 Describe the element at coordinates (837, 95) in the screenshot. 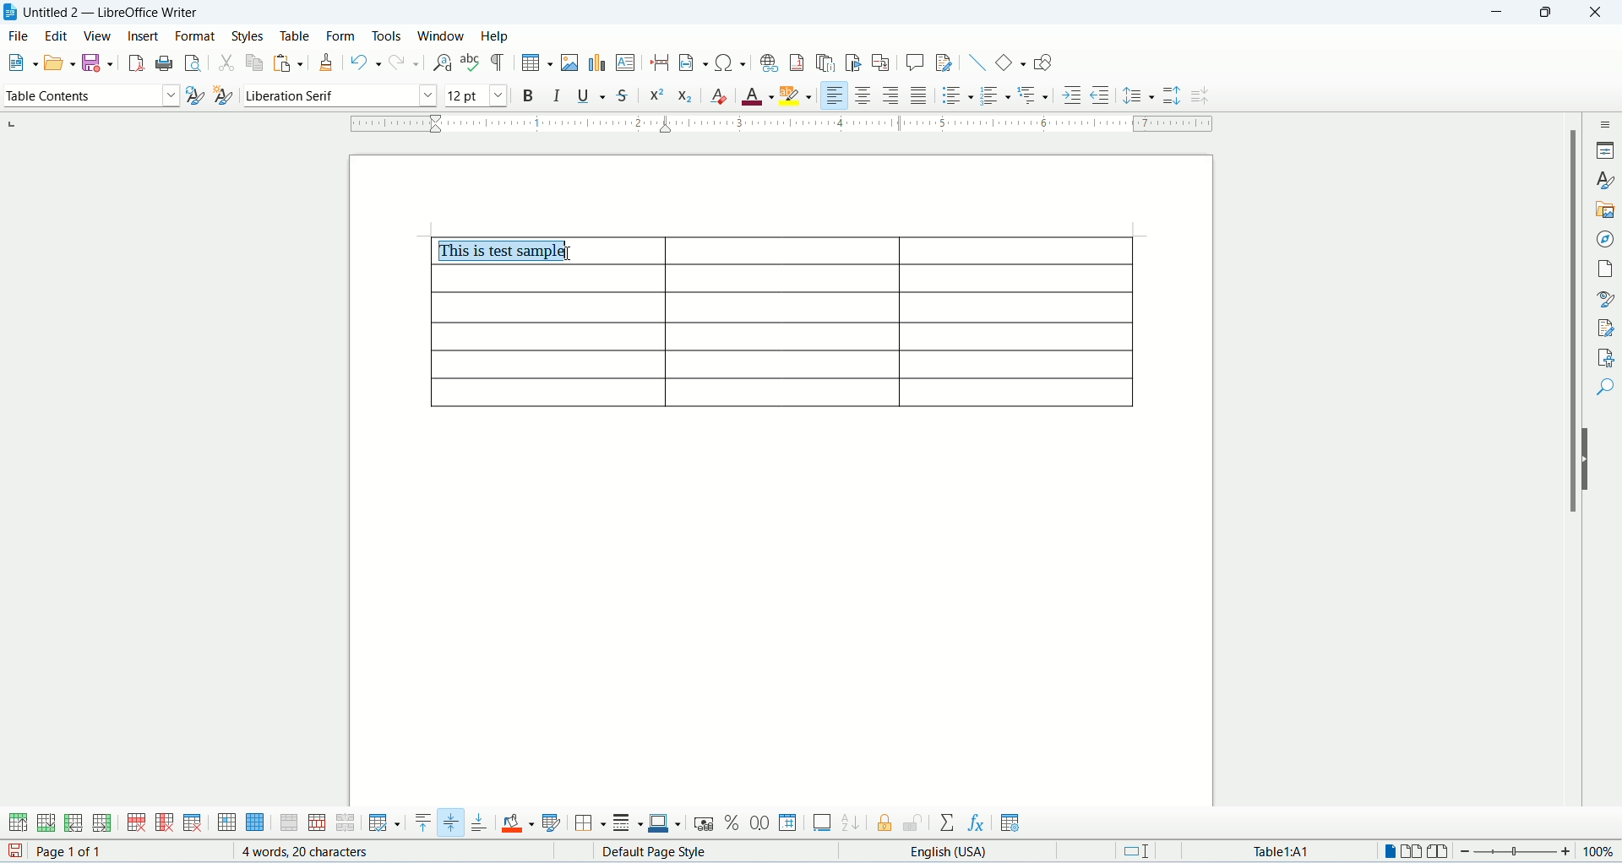

I see `align left` at that location.